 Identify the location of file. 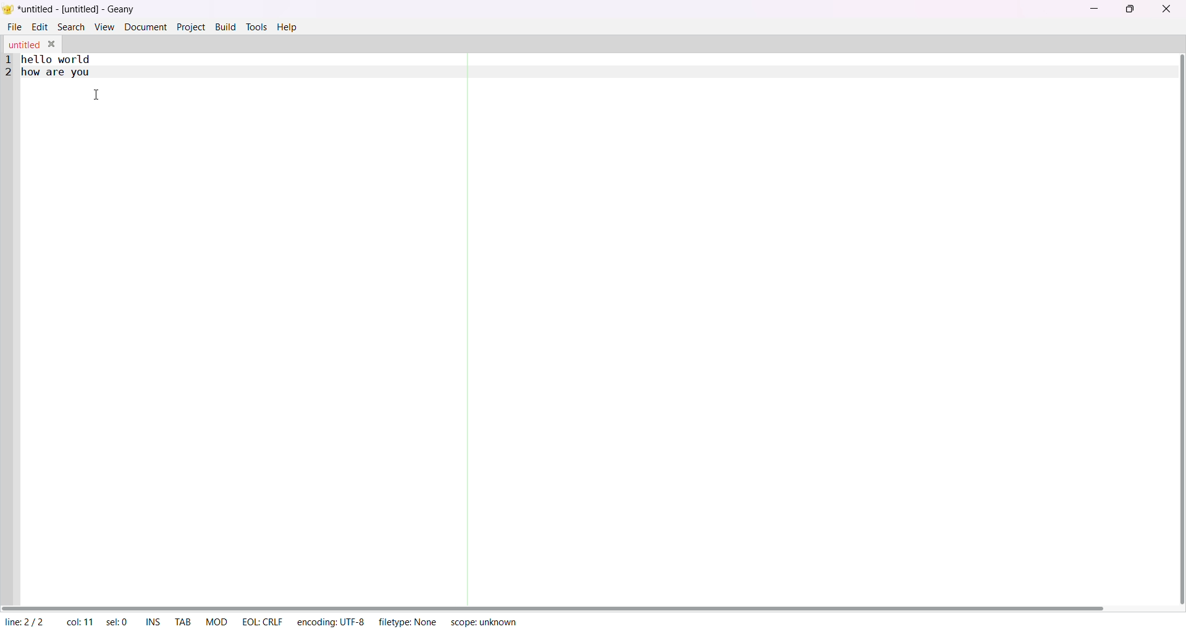
(15, 27).